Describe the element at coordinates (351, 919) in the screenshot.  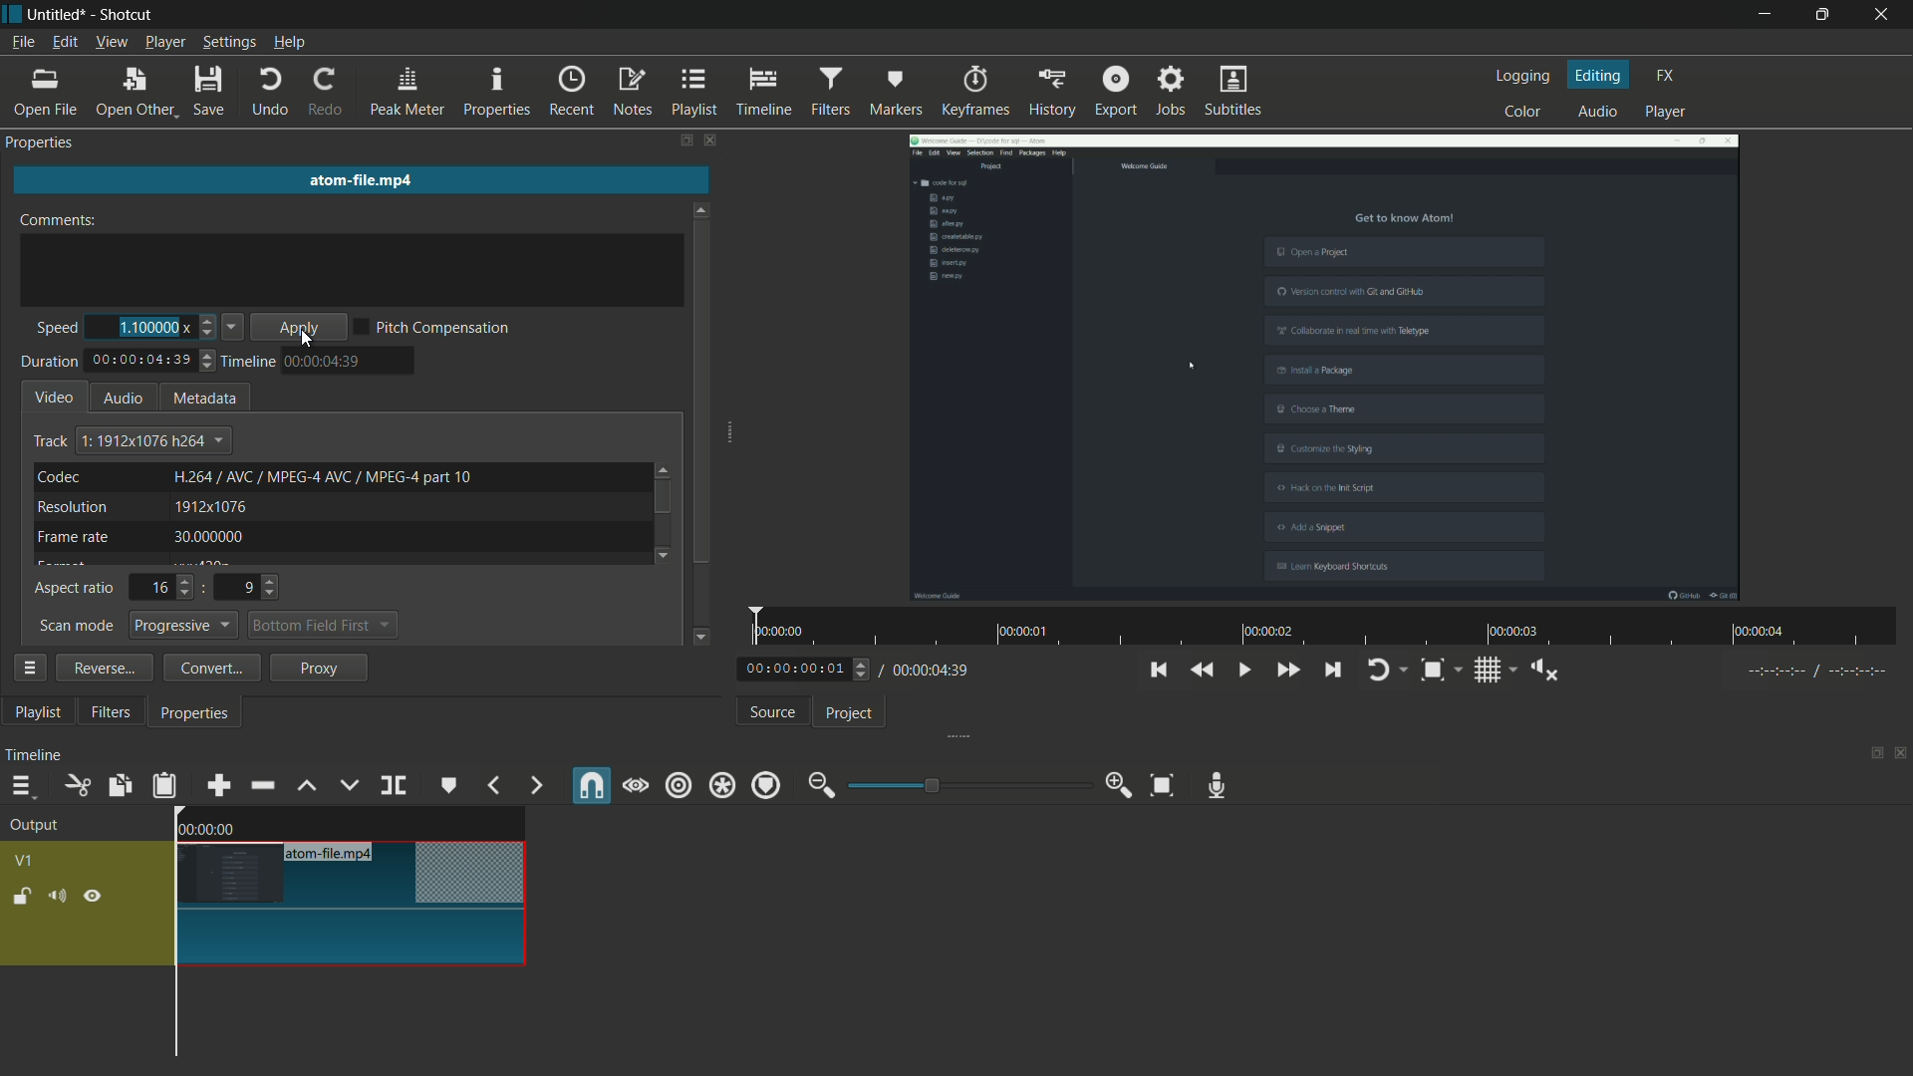
I see `video in timeline` at that location.